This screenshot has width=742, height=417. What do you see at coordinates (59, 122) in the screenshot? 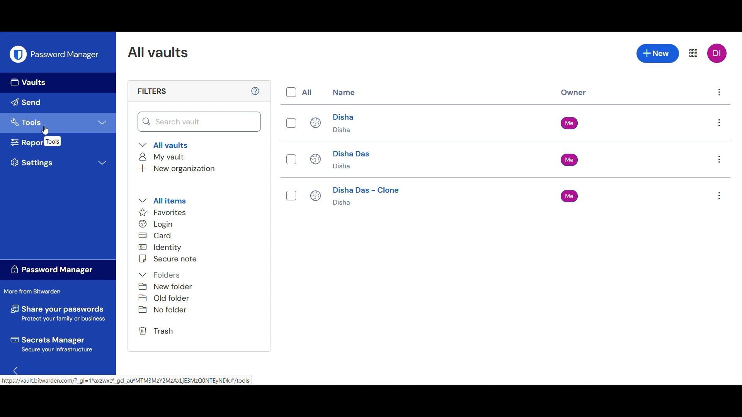
I see `Tools, highlighted by cursor` at bounding box center [59, 122].